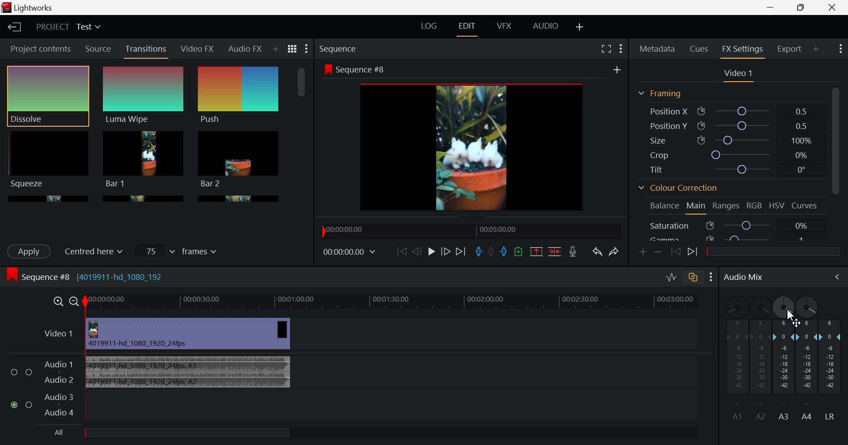 This screenshot has height=445, width=848. What do you see at coordinates (662, 94) in the screenshot?
I see `Framing Section` at bounding box center [662, 94].